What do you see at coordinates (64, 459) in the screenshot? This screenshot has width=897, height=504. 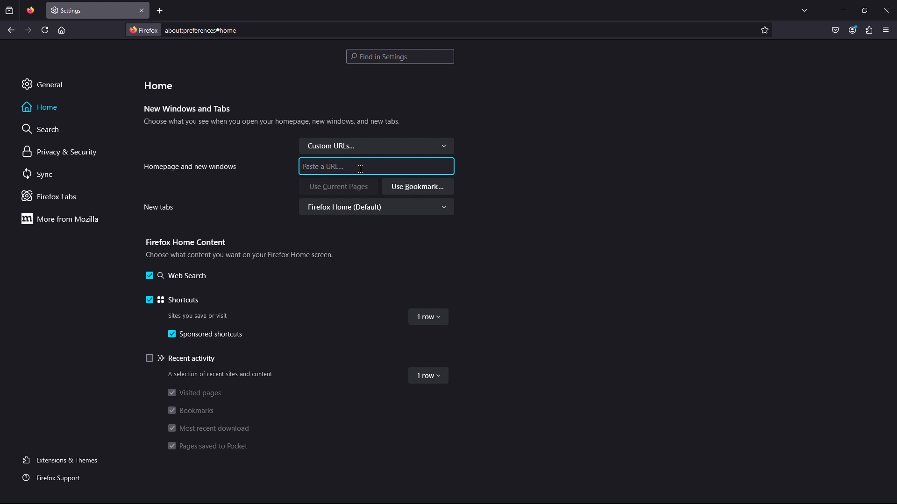 I see `Extensions and Themes` at bounding box center [64, 459].